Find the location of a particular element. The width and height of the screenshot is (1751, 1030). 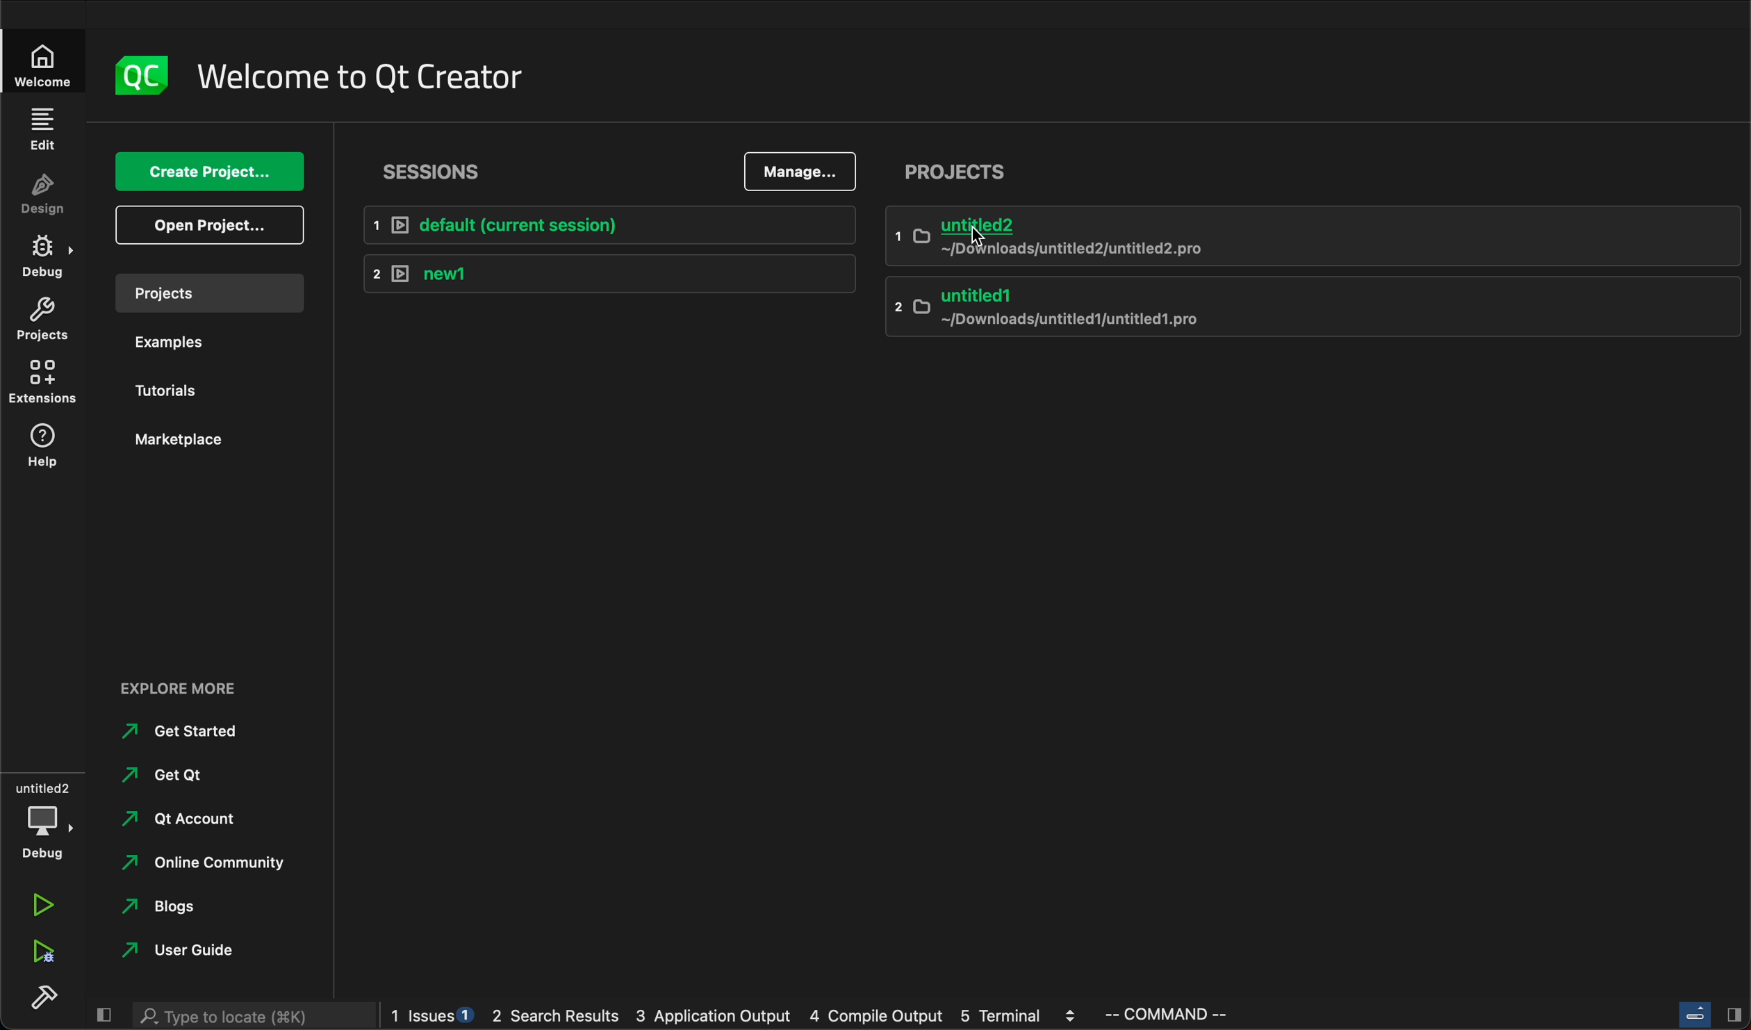

get qt is located at coordinates (190, 774).